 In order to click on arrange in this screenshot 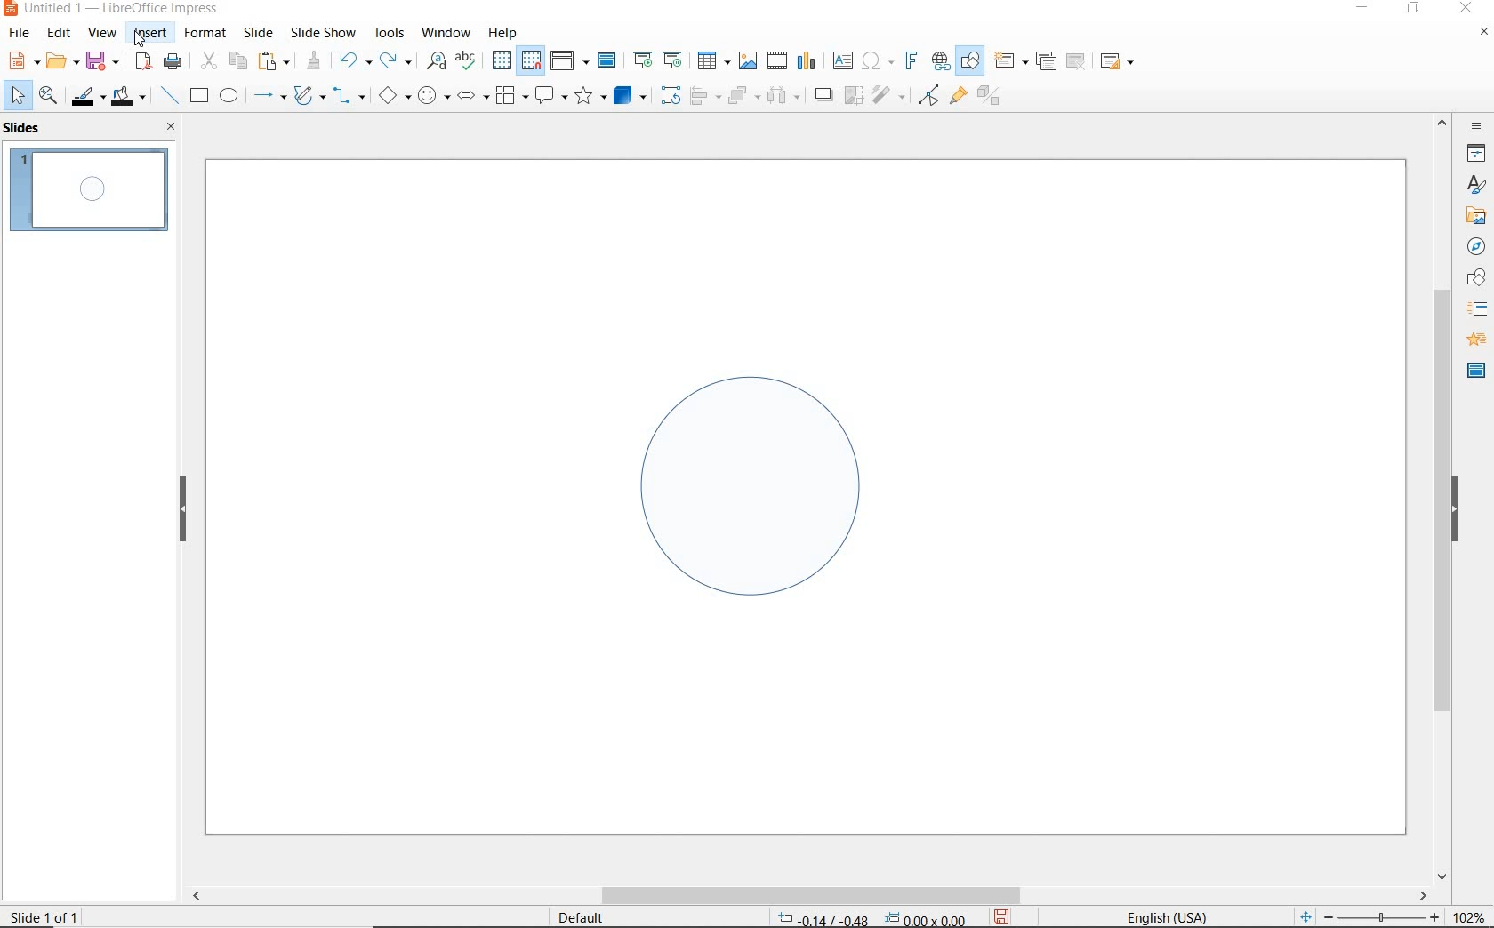, I will do `click(740, 94)`.